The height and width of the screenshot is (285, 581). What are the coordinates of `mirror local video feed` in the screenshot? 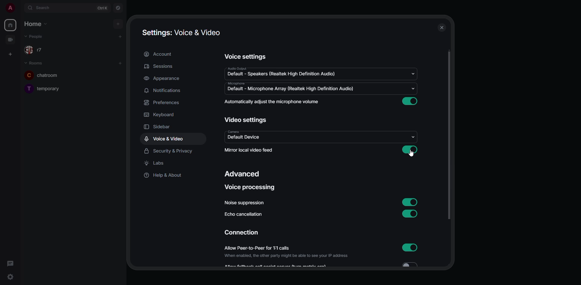 It's located at (251, 150).